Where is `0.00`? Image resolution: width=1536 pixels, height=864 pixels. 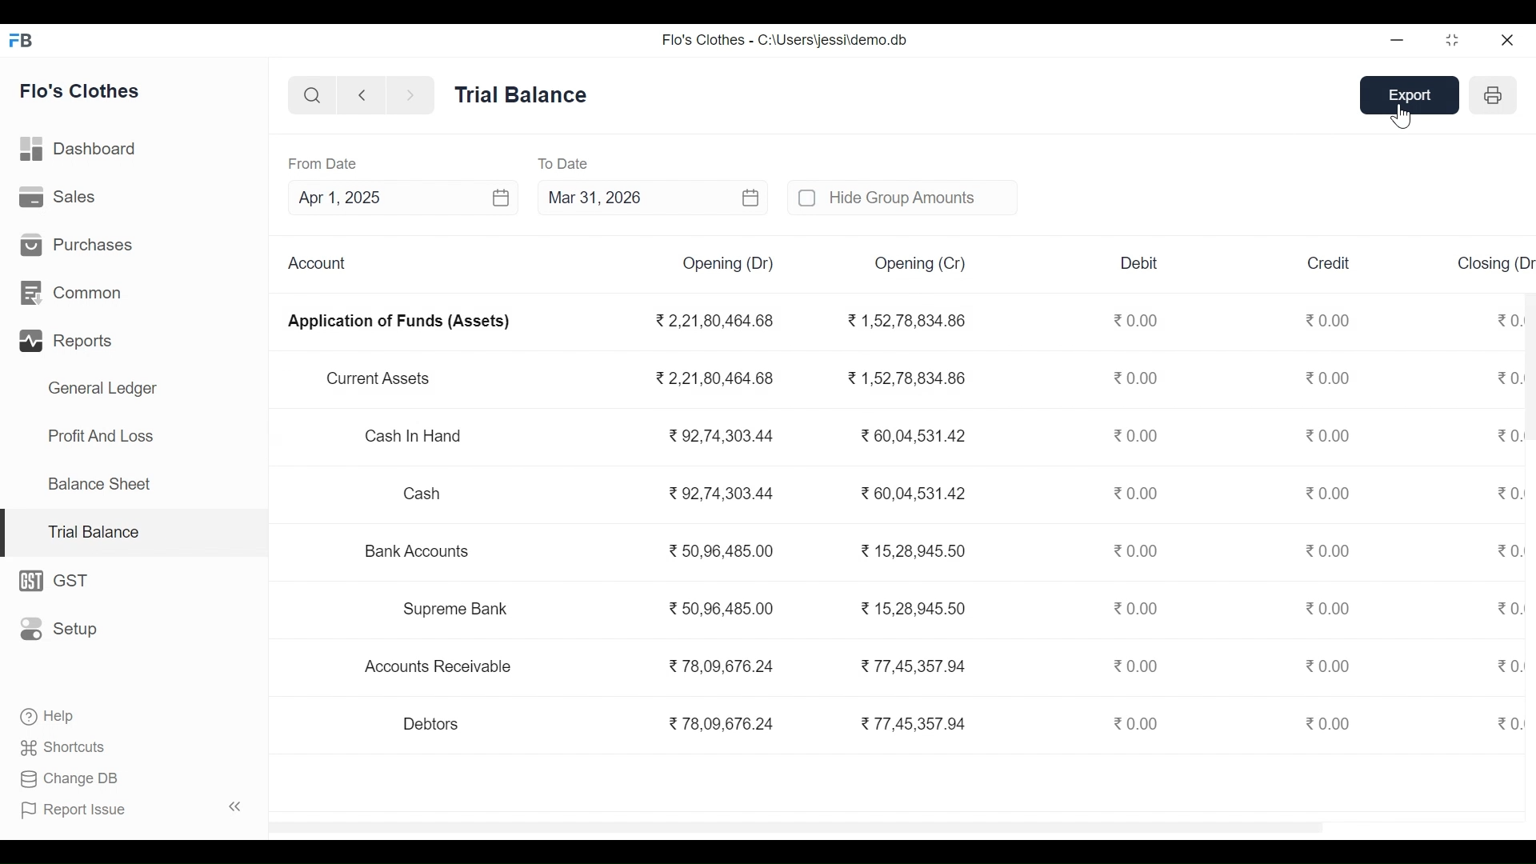 0.00 is located at coordinates (1507, 610).